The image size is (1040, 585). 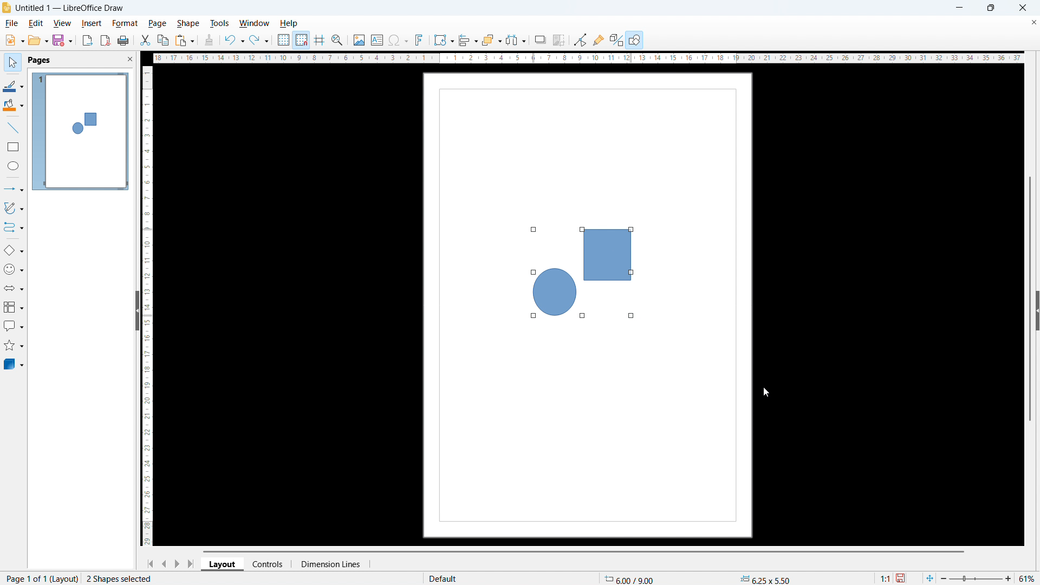 I want to click on scaling factor, so click(x=886, y=578).